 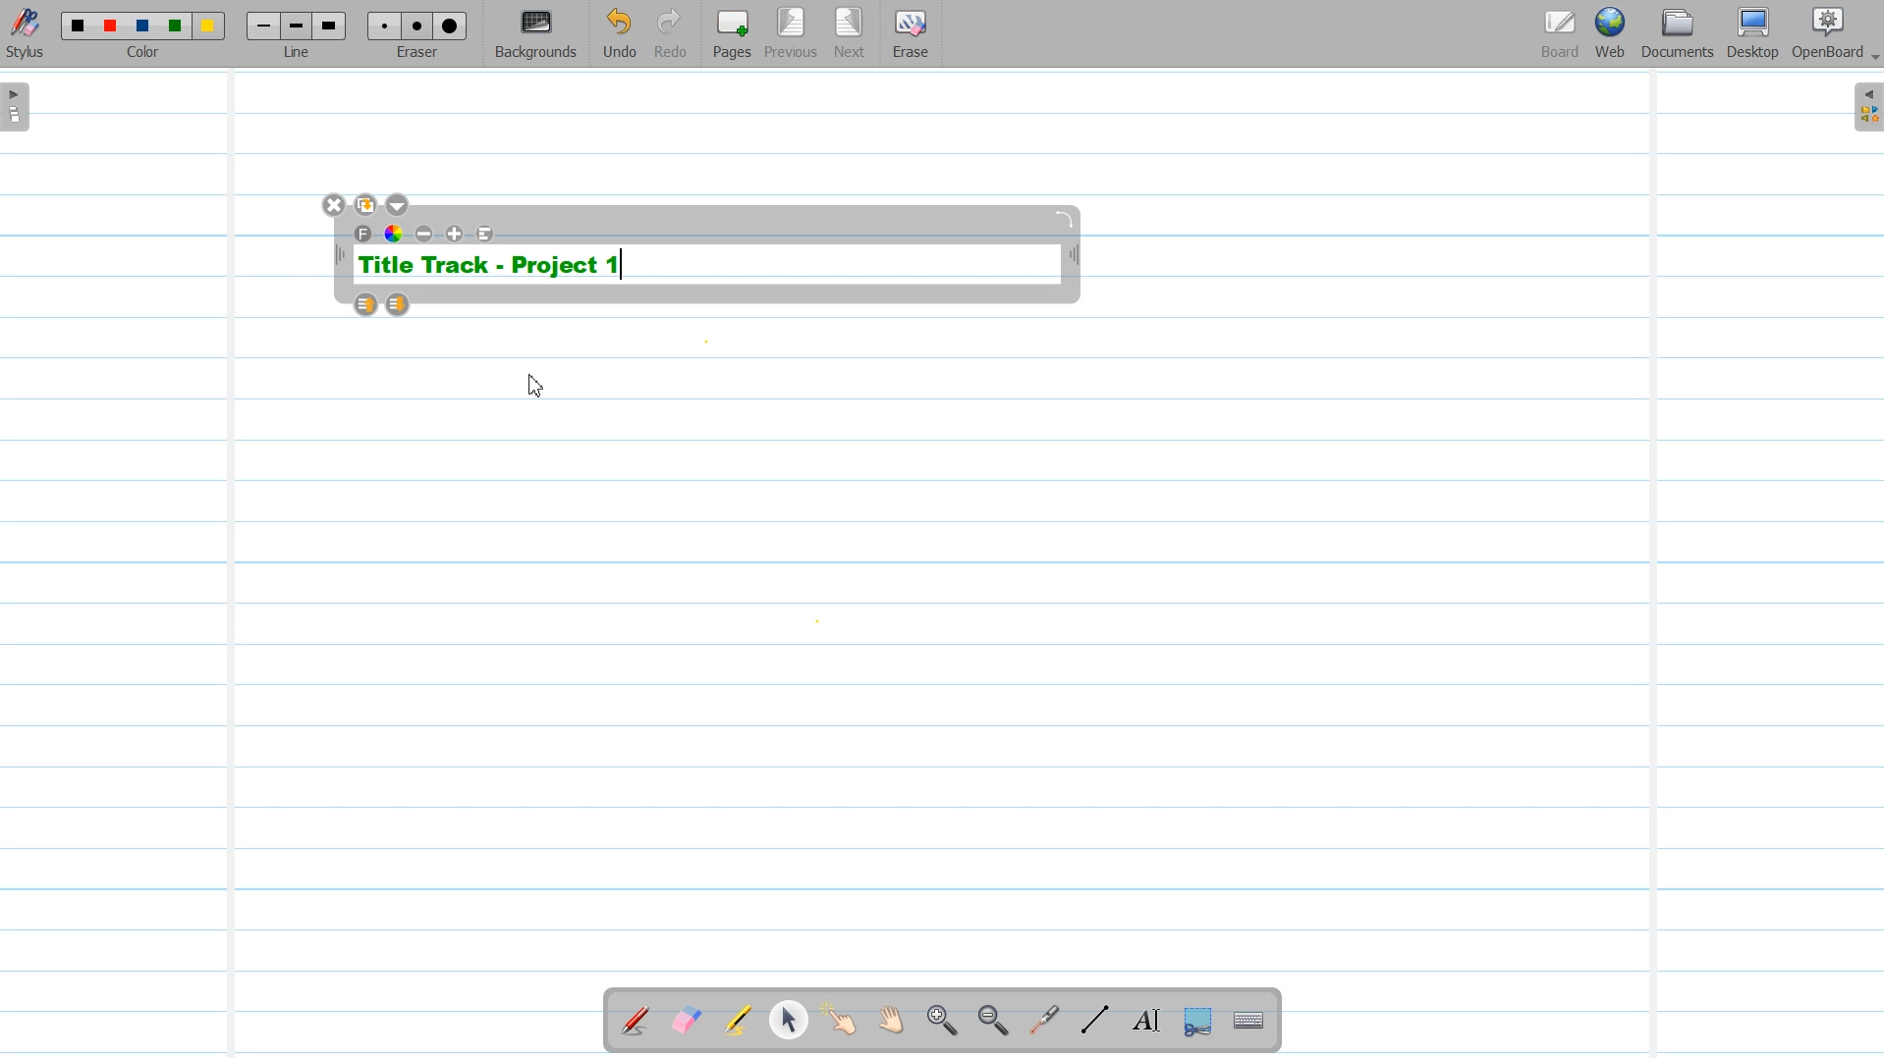 I want to click on Web, so click(x=1612, y=34).